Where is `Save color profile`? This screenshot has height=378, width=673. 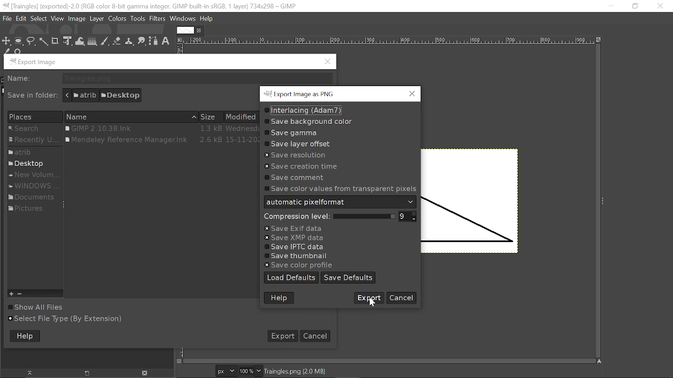 Save color profile is located at coordinates (297, 265).